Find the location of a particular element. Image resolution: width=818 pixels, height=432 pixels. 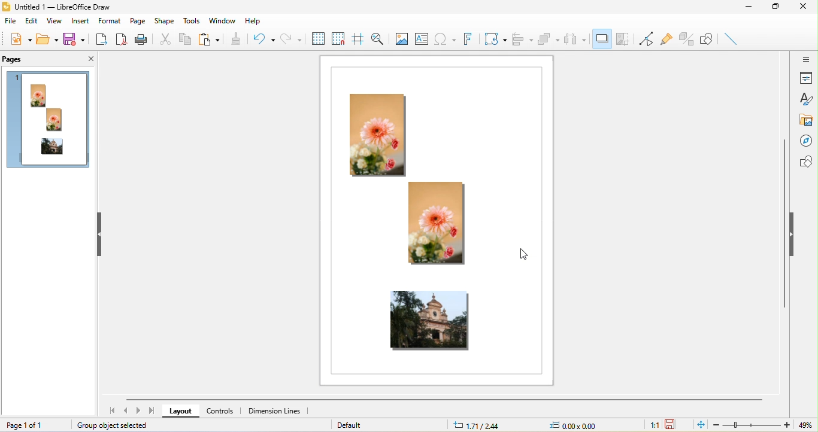

49% is located at coordinates (804, 425).